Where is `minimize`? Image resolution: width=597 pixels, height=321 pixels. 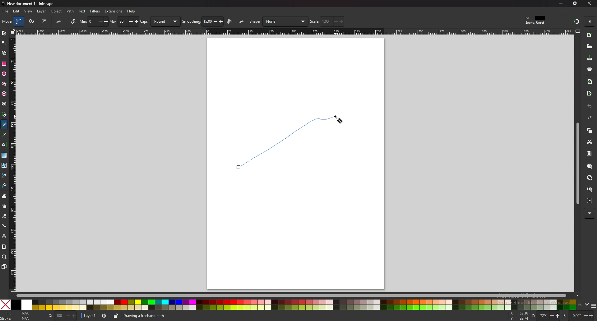 minimize is located at coordinates (561, 4).